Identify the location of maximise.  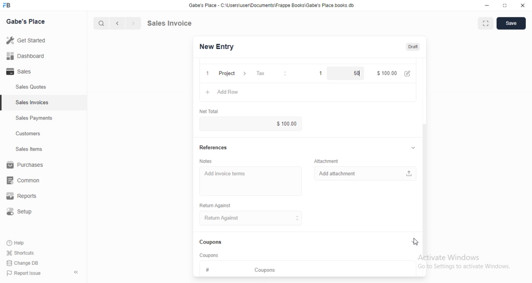
(483, 22).